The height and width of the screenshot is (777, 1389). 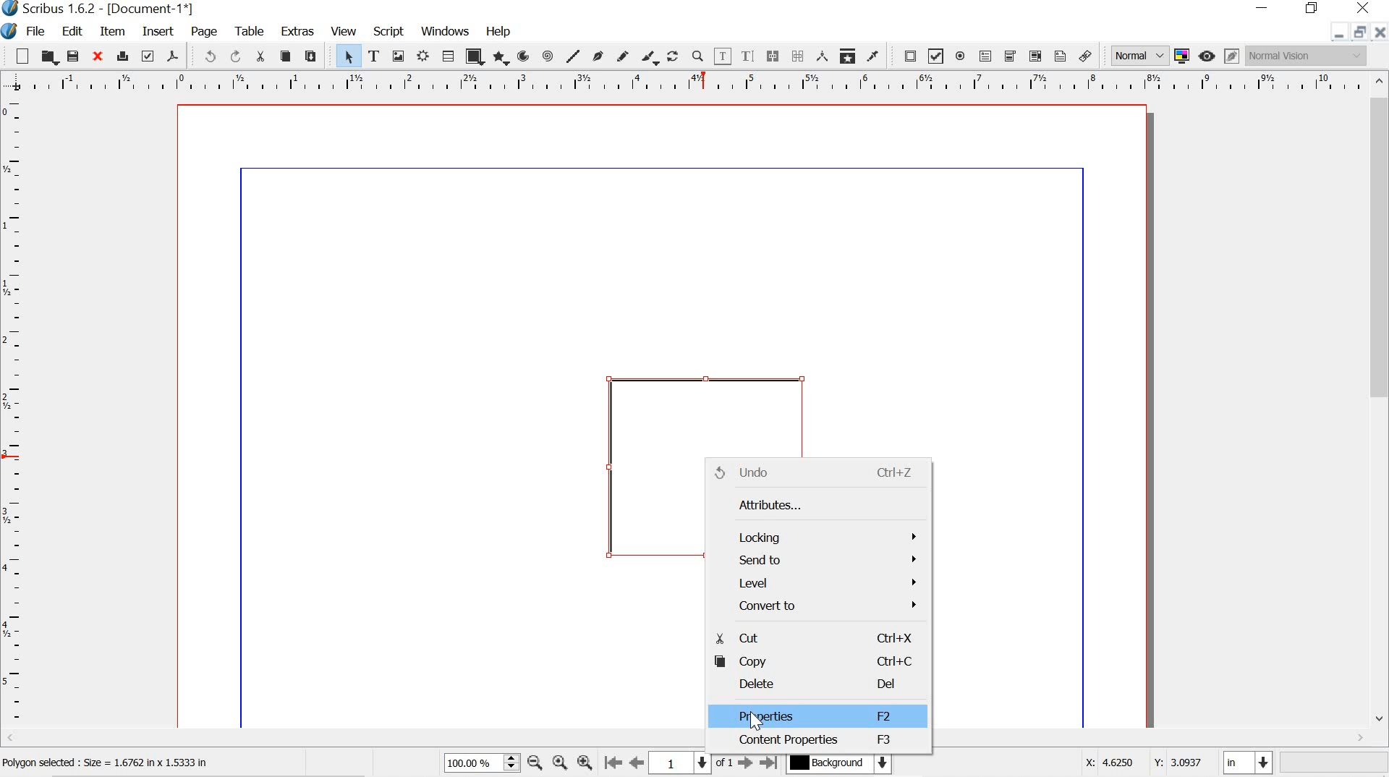 I want to click on go to the perious page, so click(x=639, y=764).